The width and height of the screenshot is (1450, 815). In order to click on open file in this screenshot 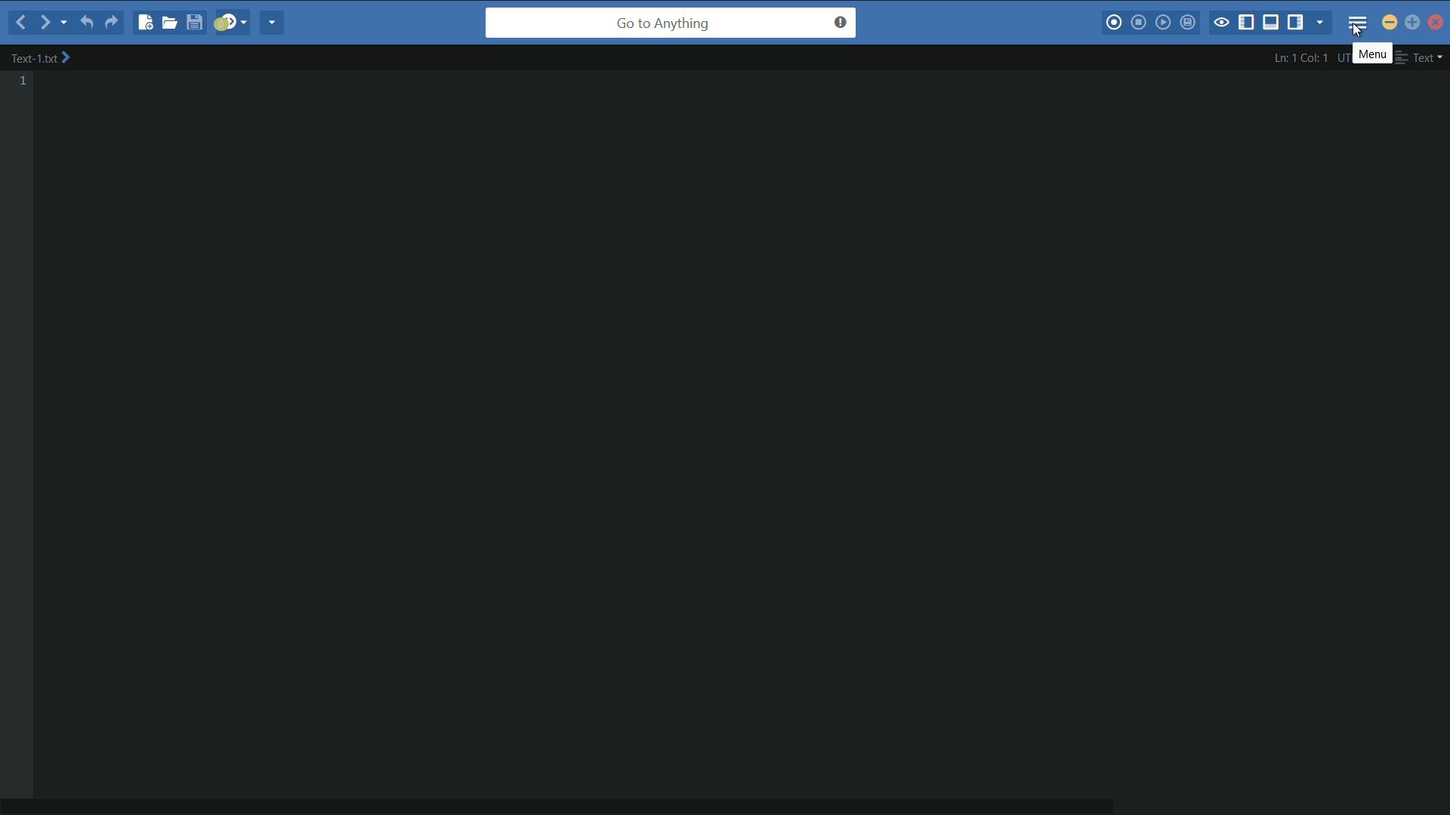, I will do `click(168, 24)`.